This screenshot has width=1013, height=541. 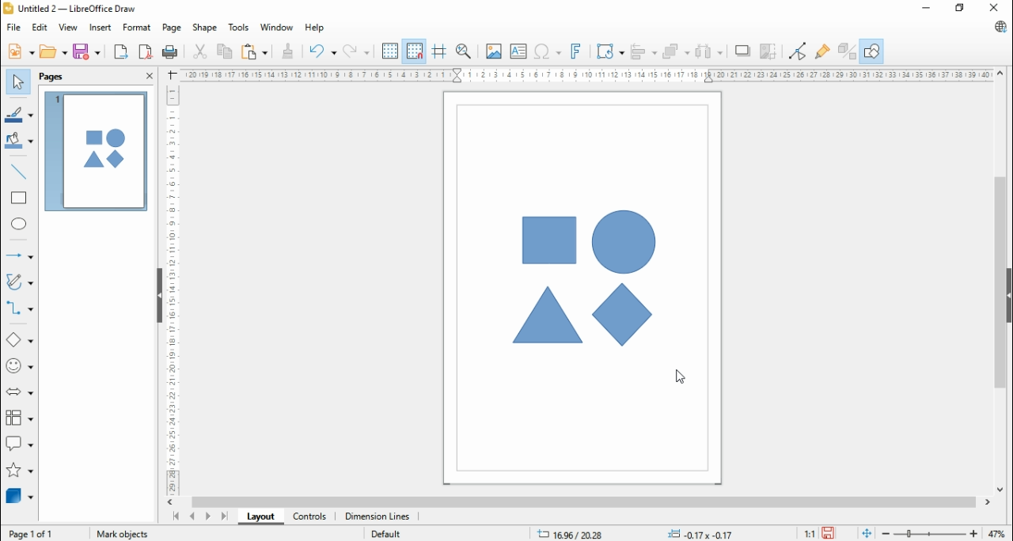 What do you see at coordinates (577, 51) in the screenshot?
I see `insert fontwork text` at bounding box center [577, 51].